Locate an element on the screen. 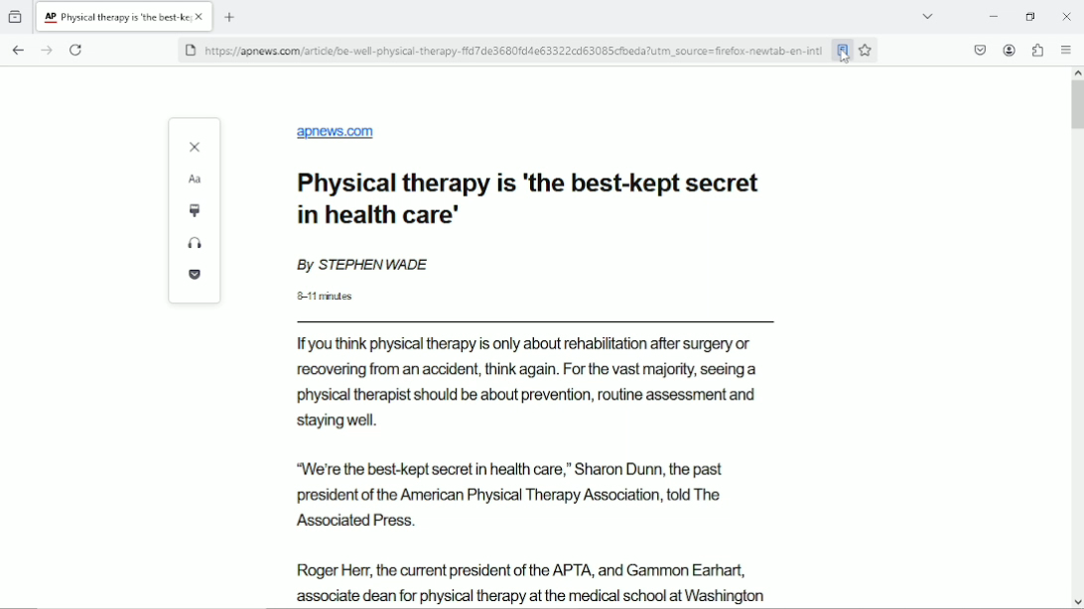 This screenshot has width=1084, height=609. open application menu is located at coordinates (1066, 49).